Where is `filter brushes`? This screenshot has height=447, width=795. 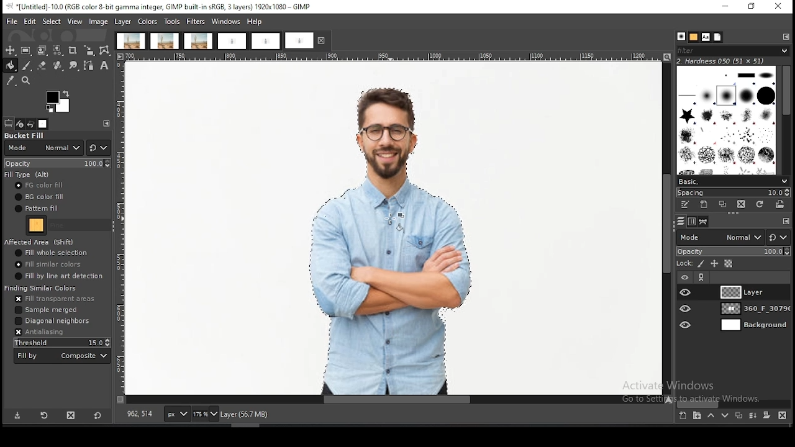 filter brushes is located at coordinates (733, 51).